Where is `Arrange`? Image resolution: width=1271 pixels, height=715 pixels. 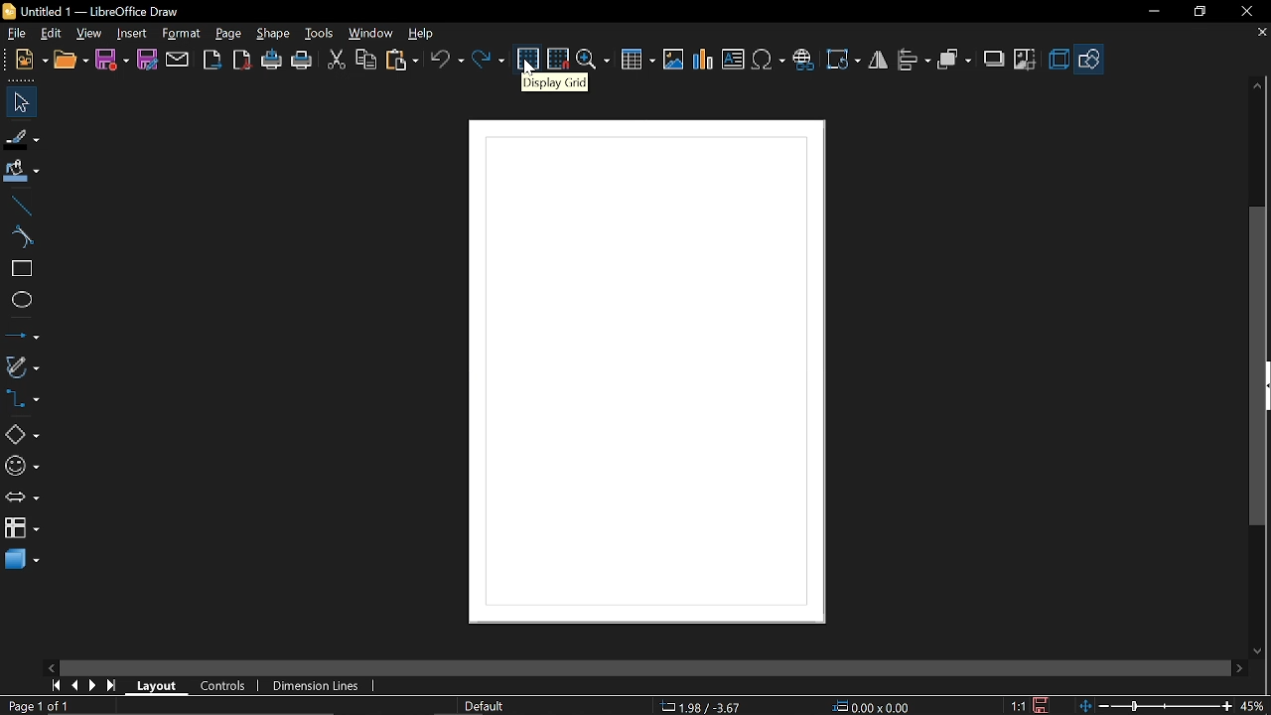 Arrange is located at coordinates (954, 61).